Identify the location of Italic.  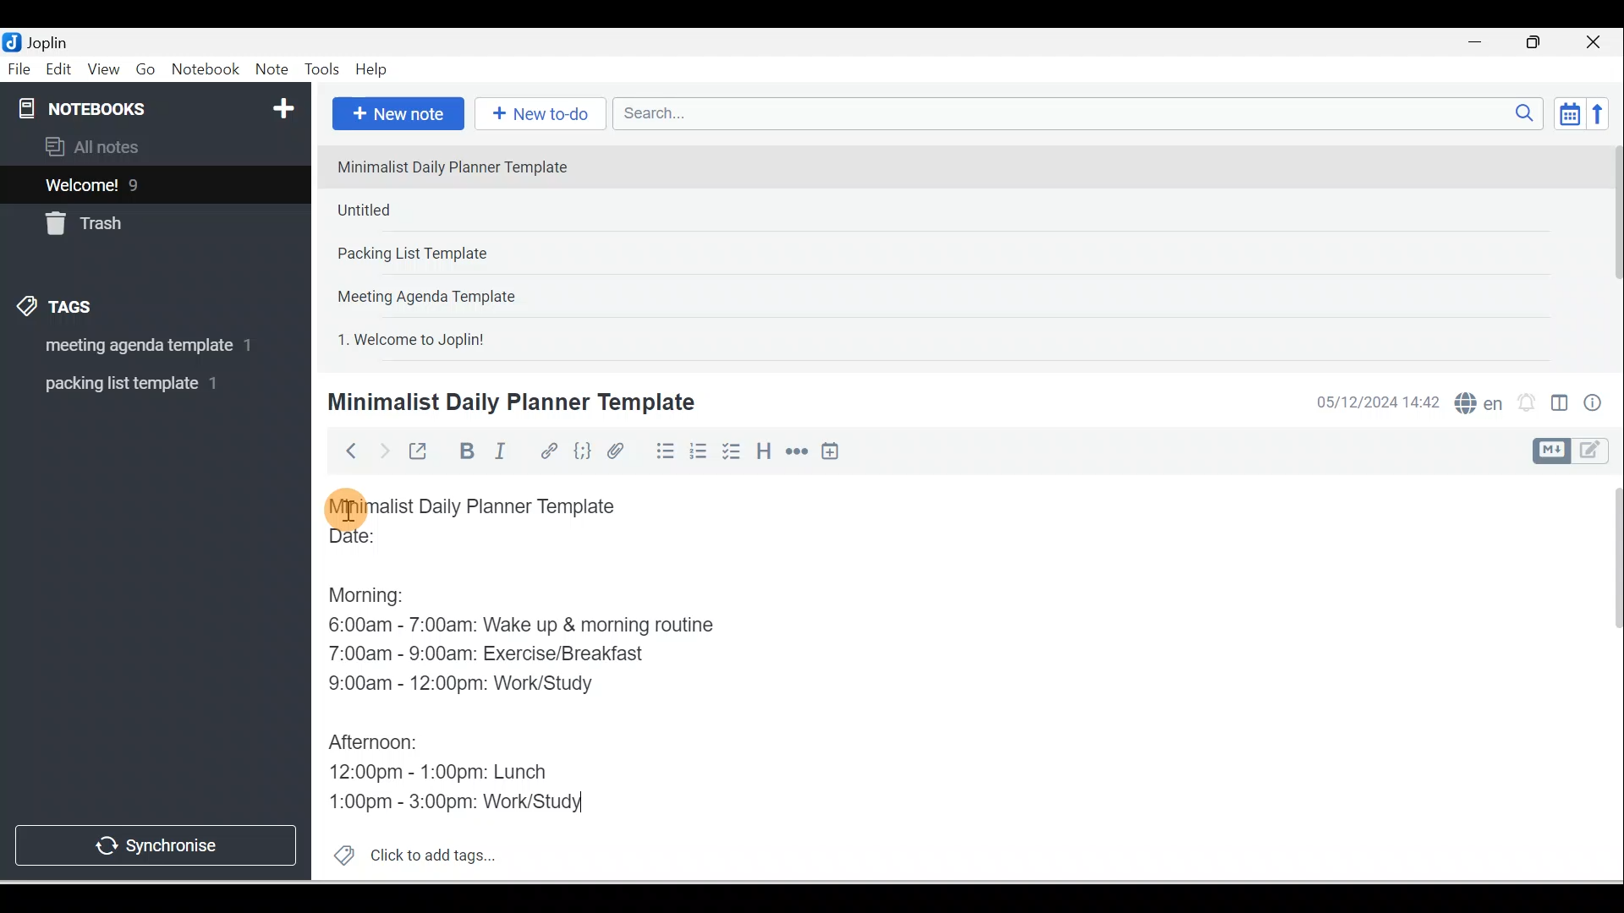
(503, 454).